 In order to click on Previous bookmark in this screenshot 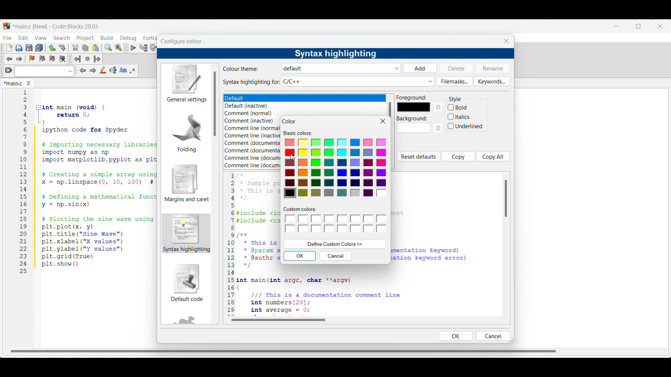, I will do `click(42, 59)`.